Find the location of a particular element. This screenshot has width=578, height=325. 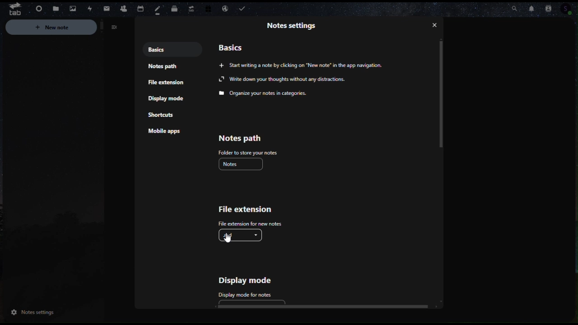

organize your noes in categories is located at coordinates (266, 93).